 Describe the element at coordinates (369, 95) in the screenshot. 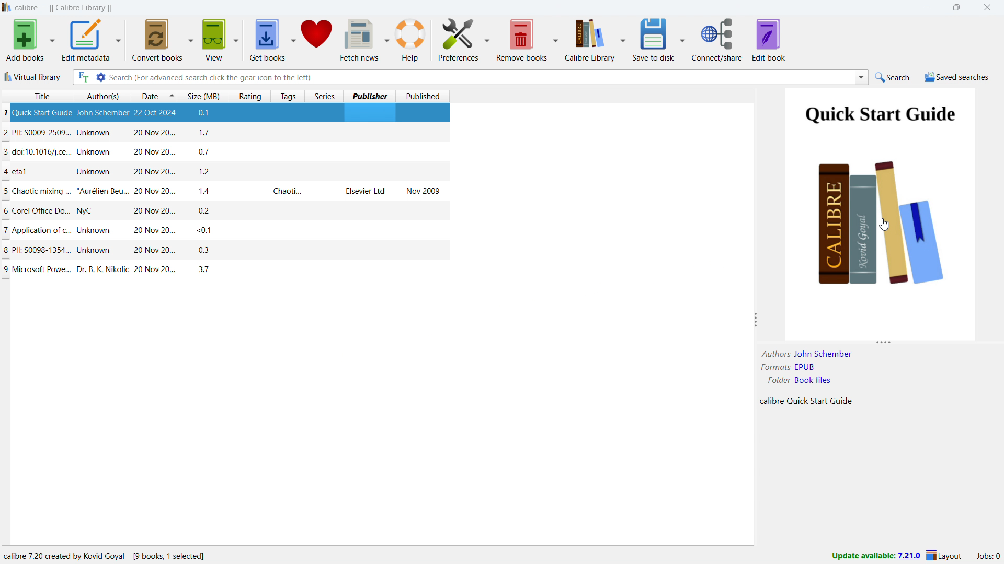

I see `publisher` at that location.